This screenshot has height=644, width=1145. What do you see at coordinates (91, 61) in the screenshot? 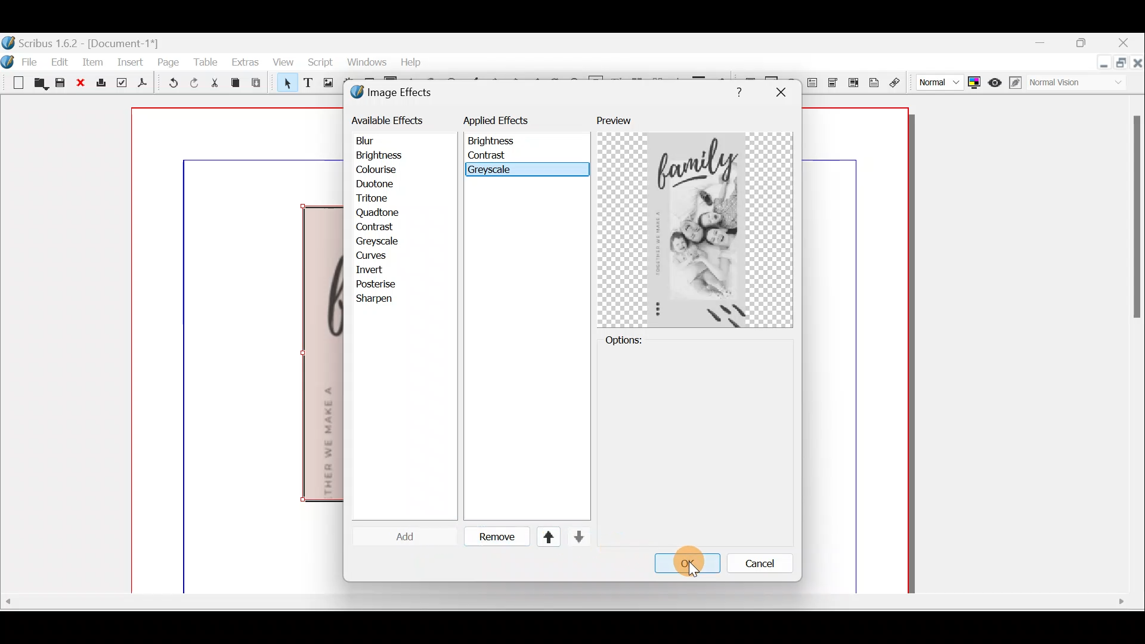
I see `Item` at bounding box center [91, 61].